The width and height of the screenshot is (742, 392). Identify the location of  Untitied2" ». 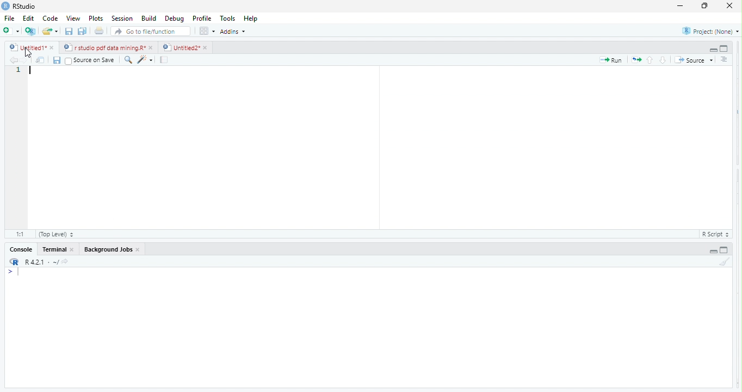
(183, 48).